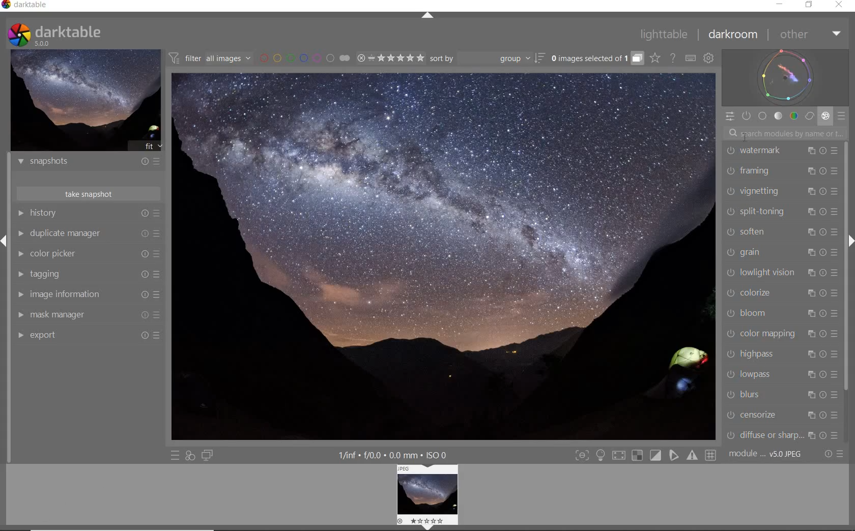  What do you see at coordinates (834, 232) in the screenshot?
I see `presets` at bounding box center [834, 232].